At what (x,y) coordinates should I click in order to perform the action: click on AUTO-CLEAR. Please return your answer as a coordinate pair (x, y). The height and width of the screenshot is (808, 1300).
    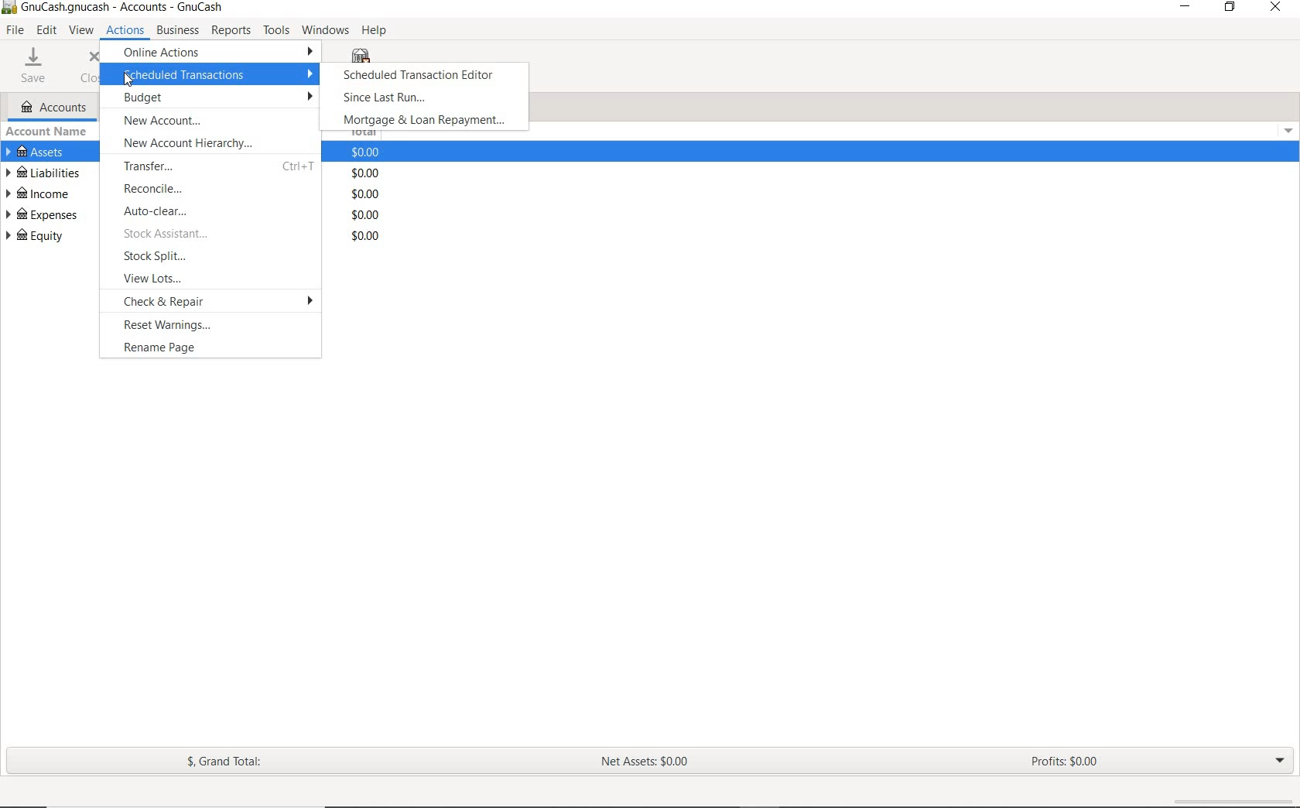
    Looking at the image, I should click on (217, 212).